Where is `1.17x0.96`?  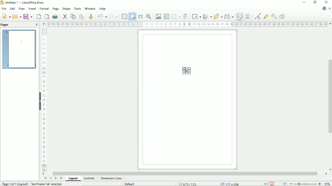
1.17x0.96 is located at coordinates (231, 184).